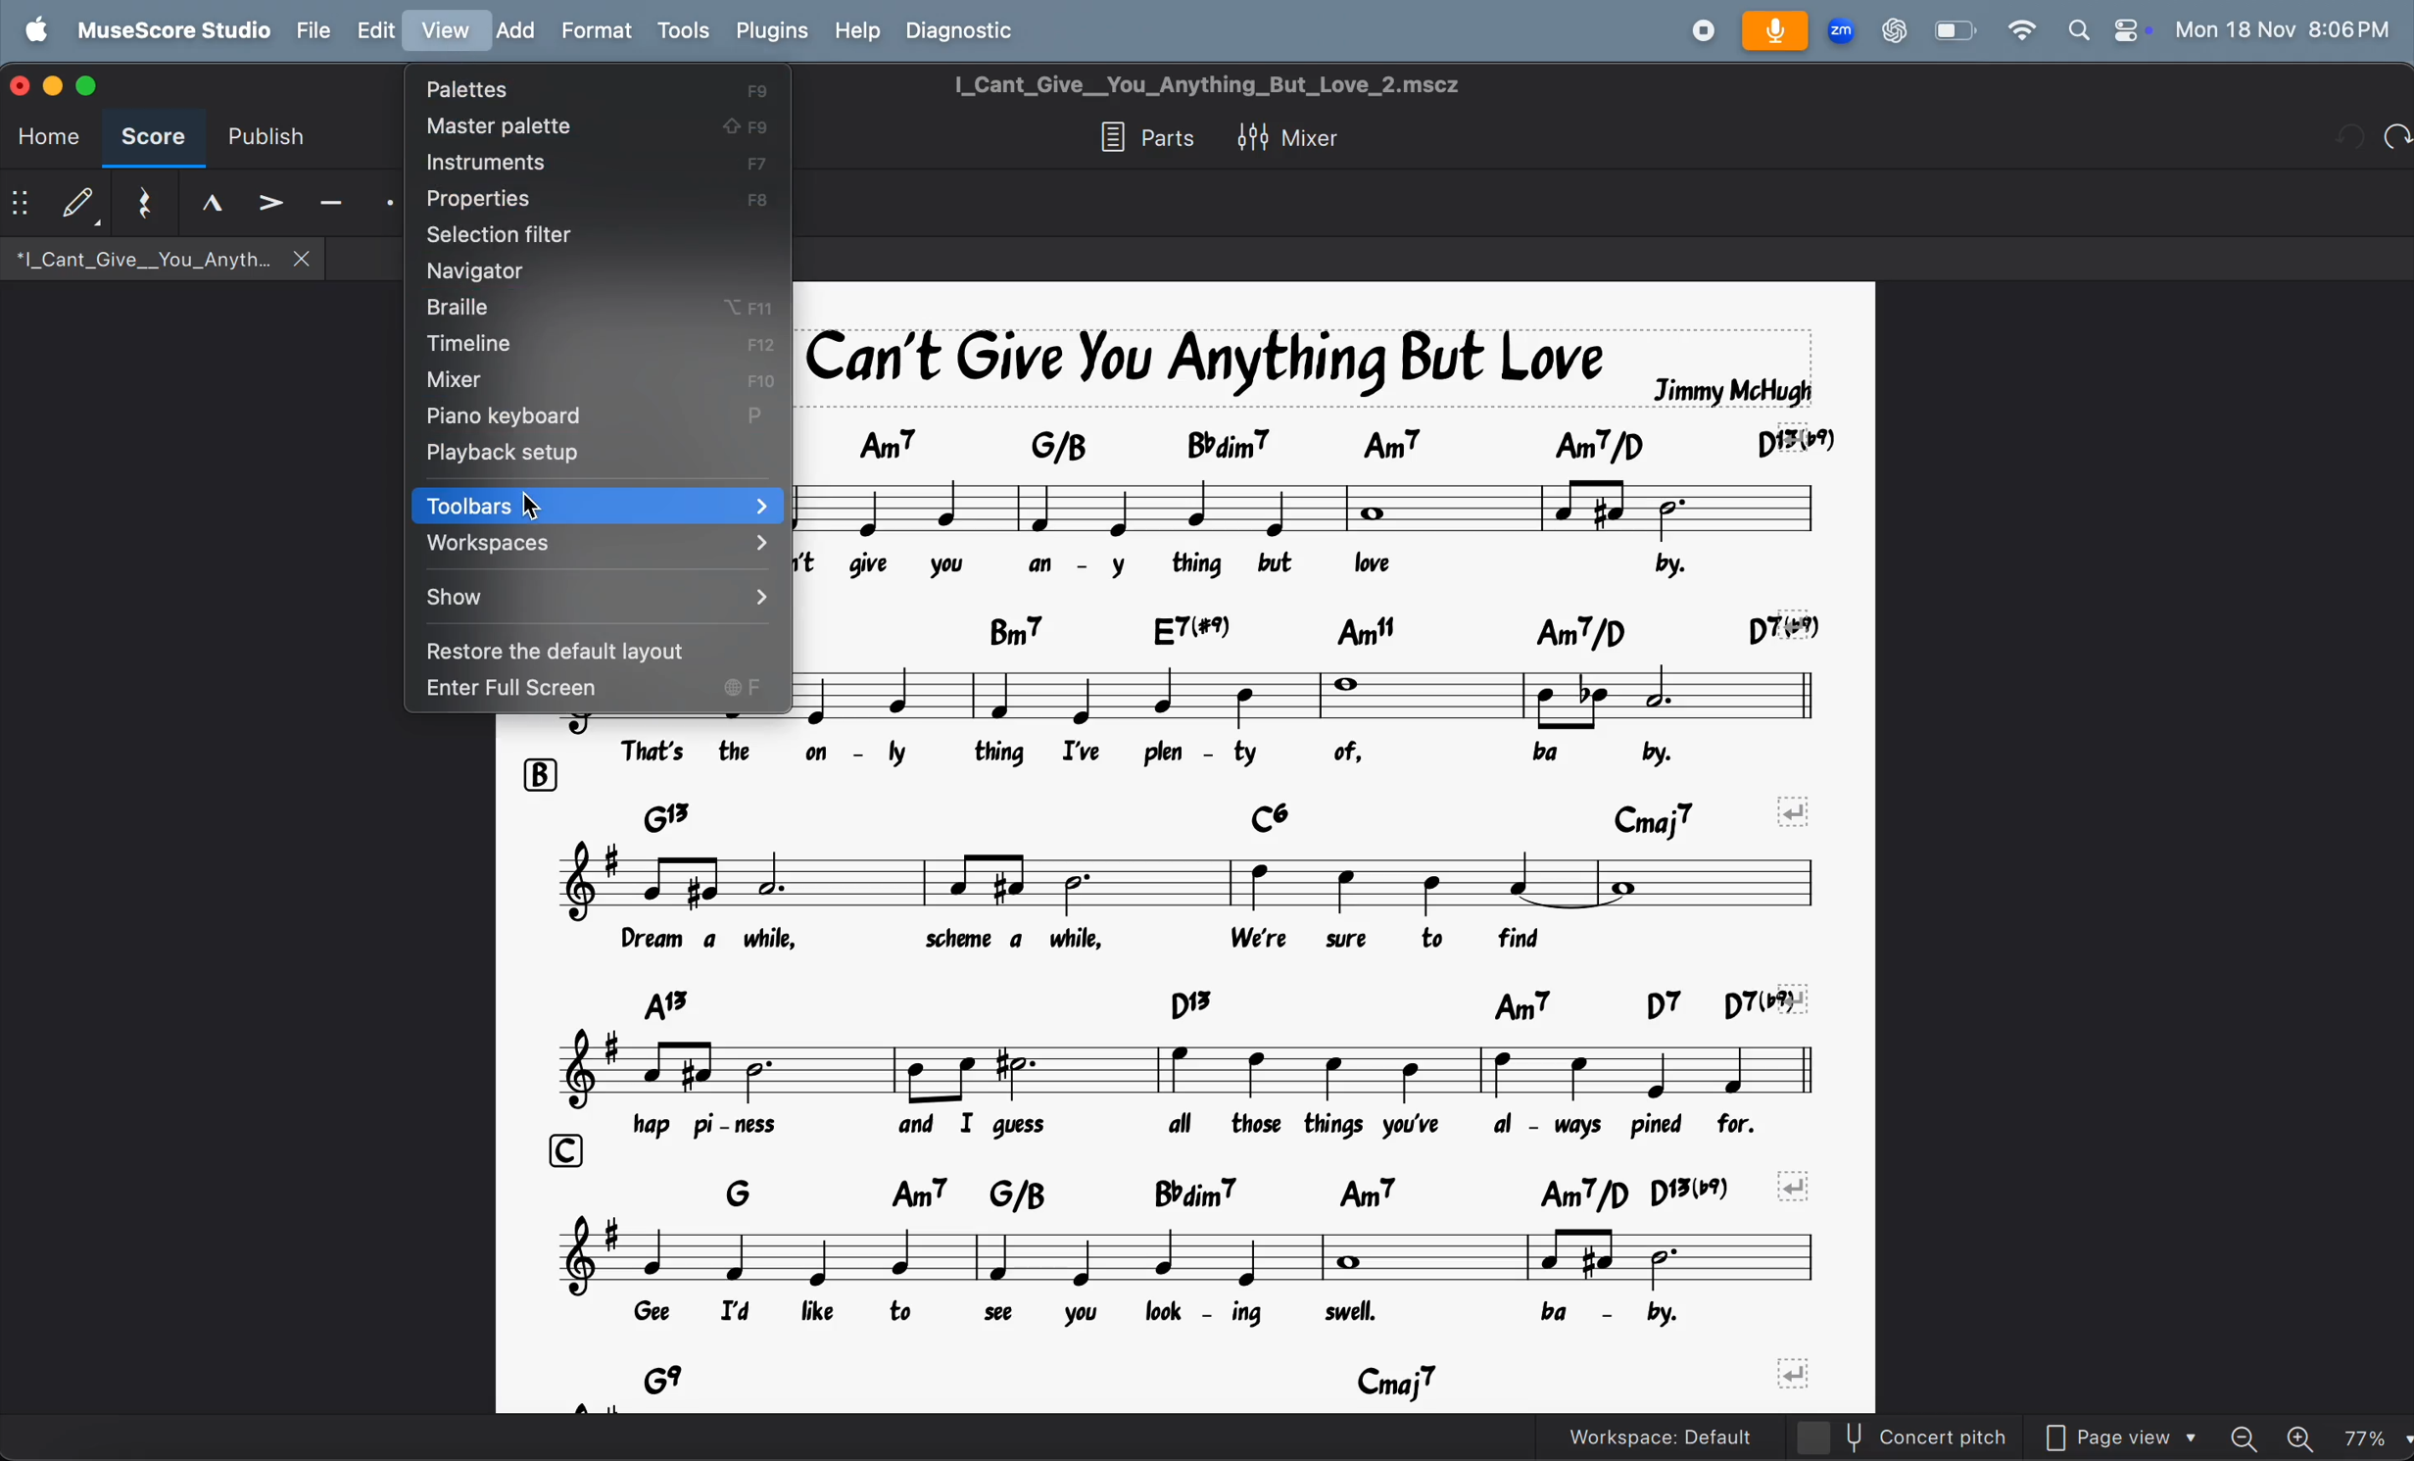  What do you see at coordinates (1236, 1189) in the screenshot?
I see `chord symbols` at bounding box center [1236, 1189].